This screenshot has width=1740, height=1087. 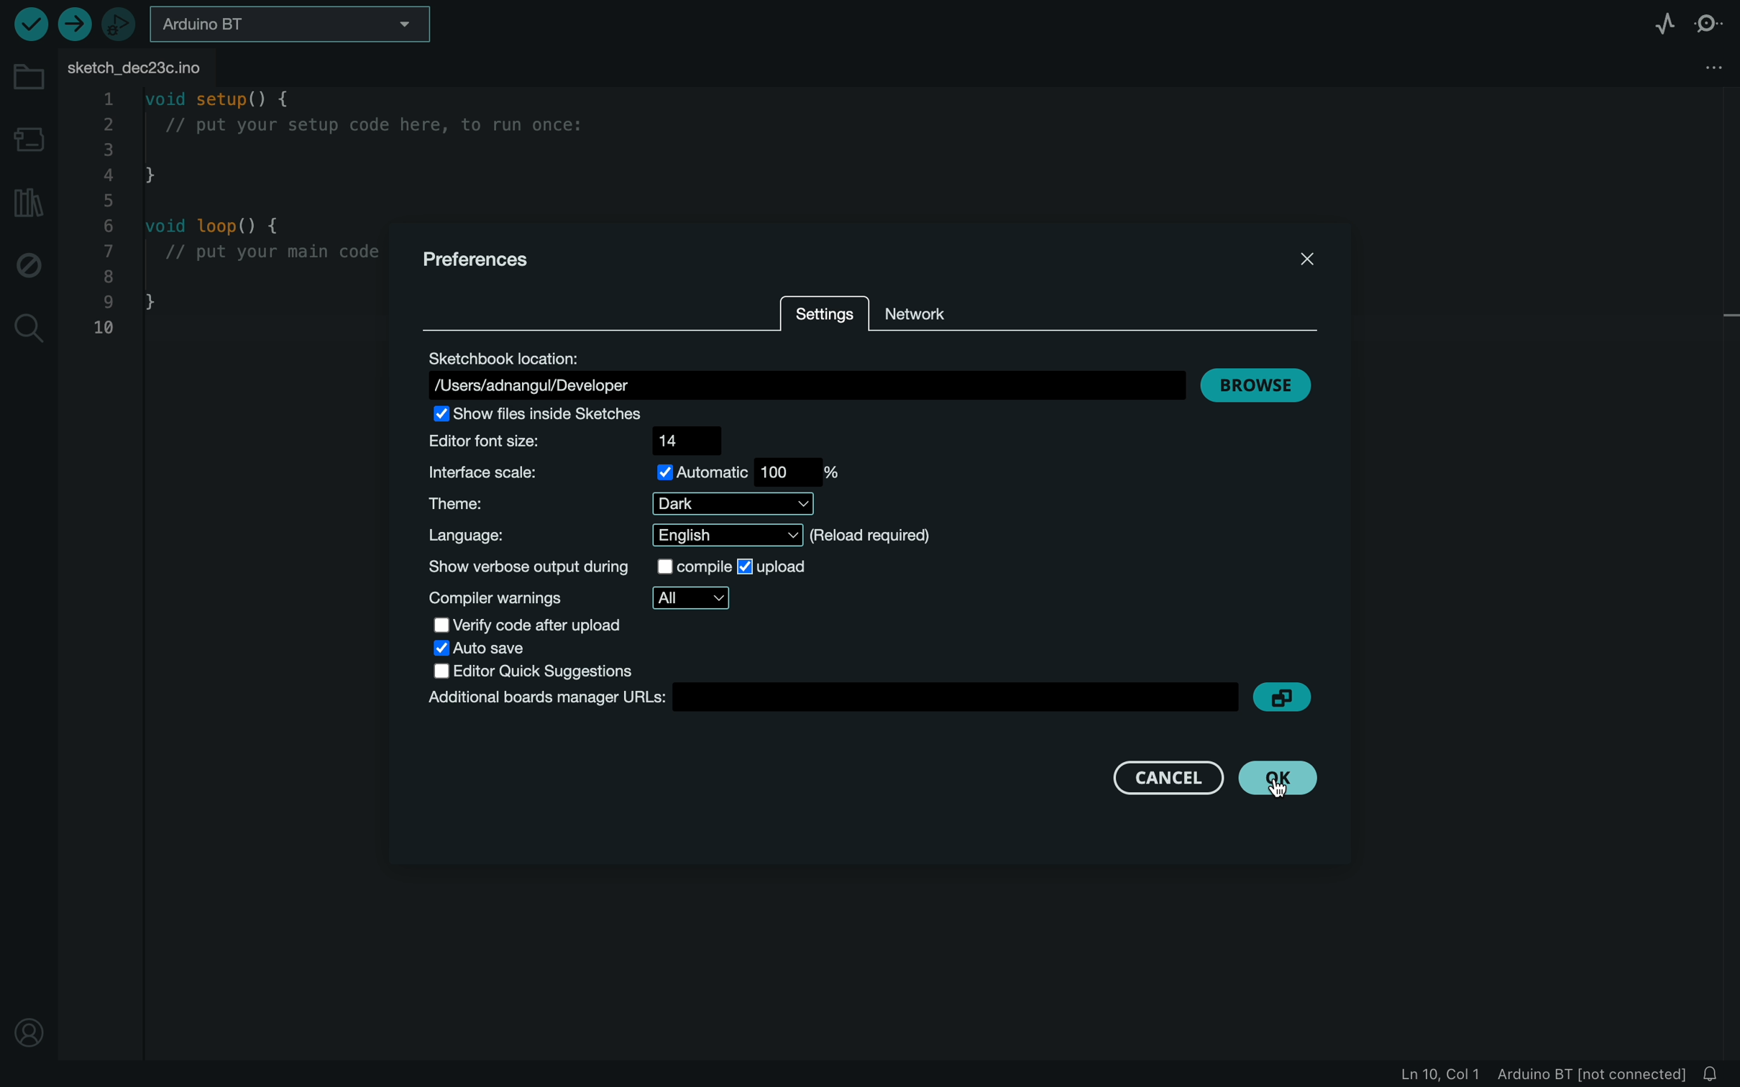 What do you see at coordinates (1308, 263) in the screenshot?
I see `close` at bounding box center [1308, 263].